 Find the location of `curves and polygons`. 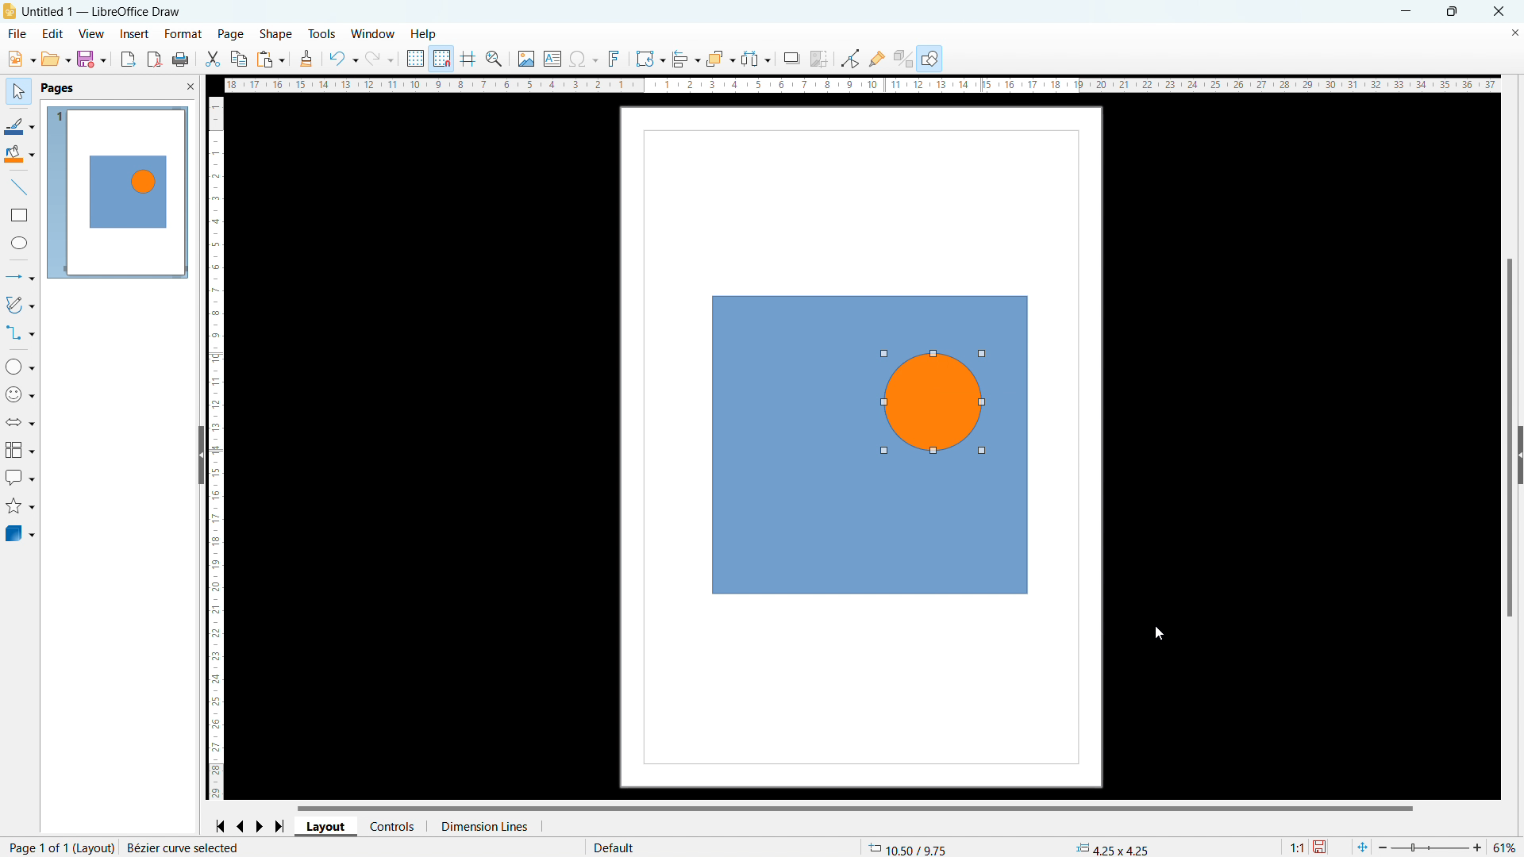

curves and polygons is located at coordinates (20, 305).